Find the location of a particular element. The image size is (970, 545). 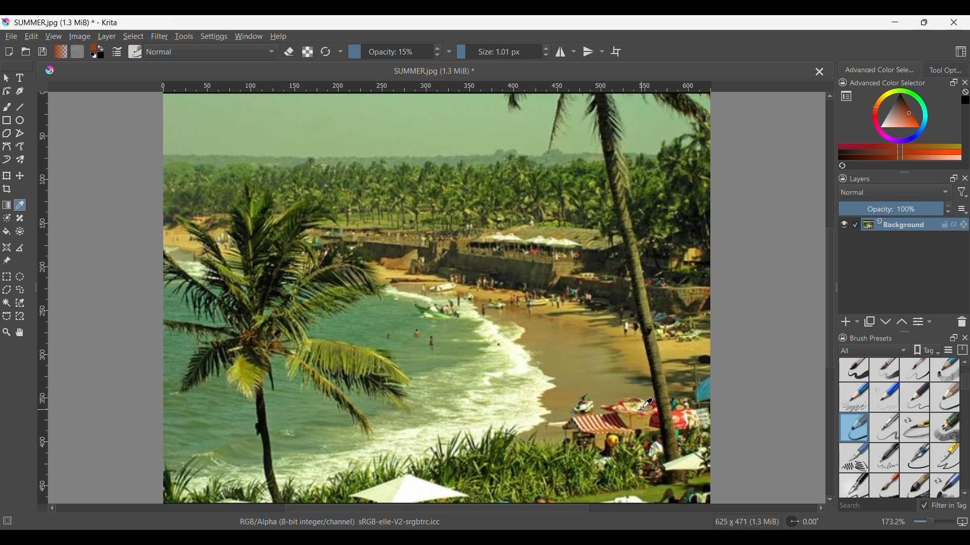

Quick slide to bottom is located at coordinates (965, 494).